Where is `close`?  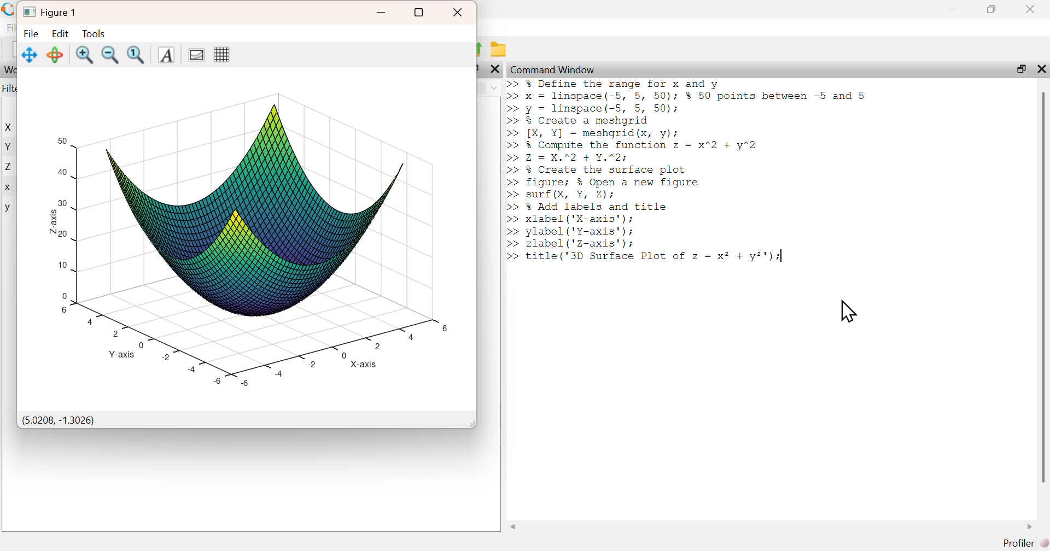
close is located at coordinates (1040, 68).